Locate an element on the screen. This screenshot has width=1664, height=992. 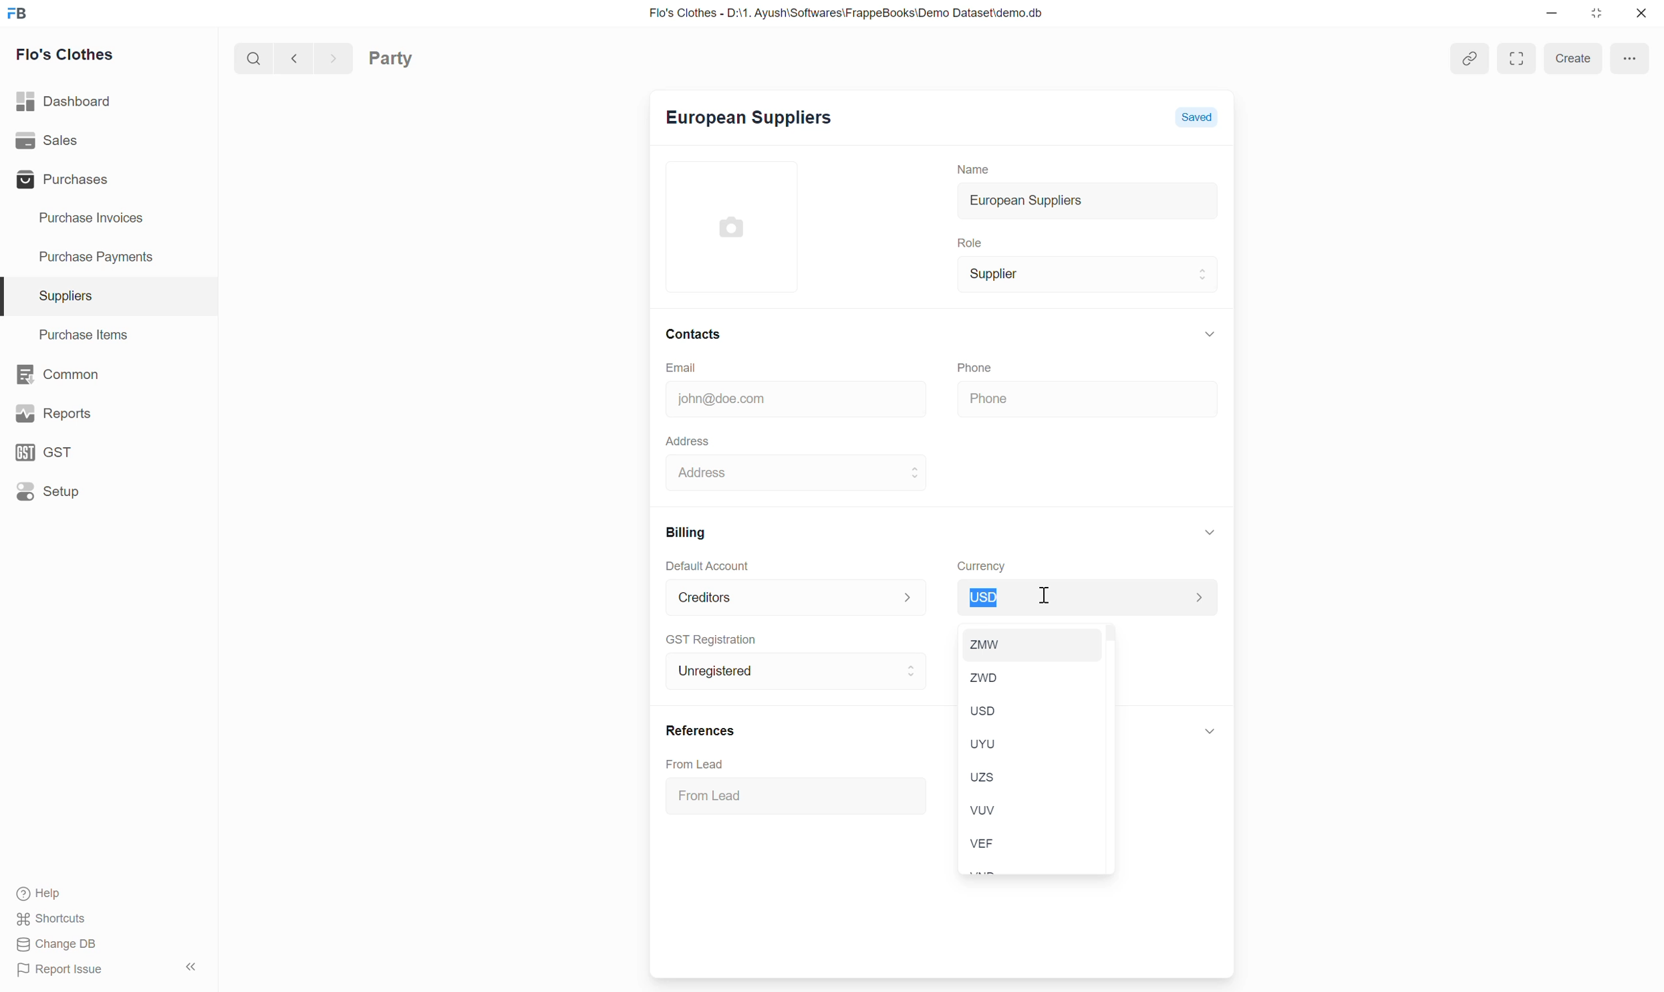
Suppliers is located at coordinates (60, 293).